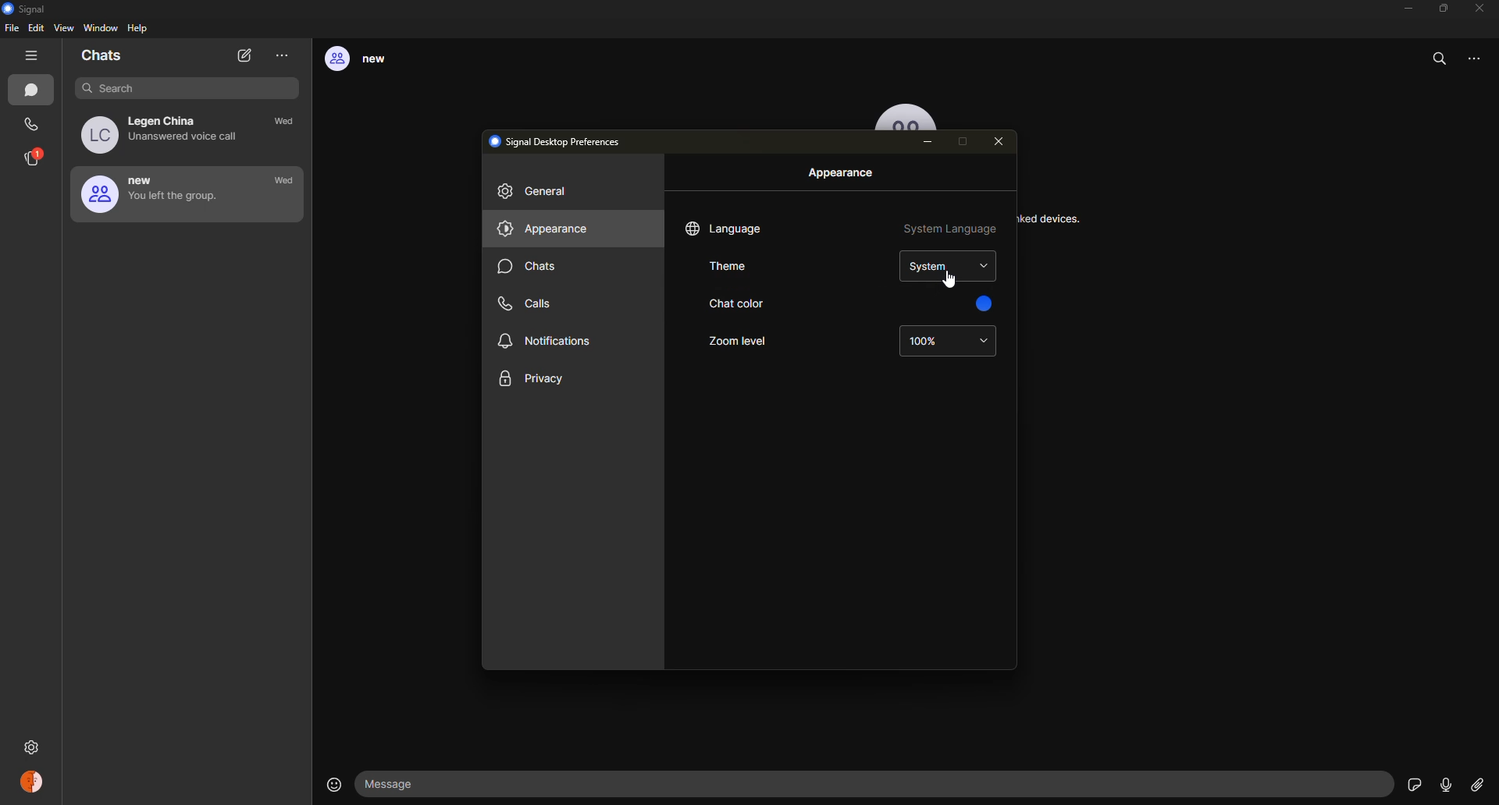 This screenshot has width=1499, height=805. What do you see at coordinates (29, 9) in the screenshot?
I see `signal logo` at bounding box center [29, 9].